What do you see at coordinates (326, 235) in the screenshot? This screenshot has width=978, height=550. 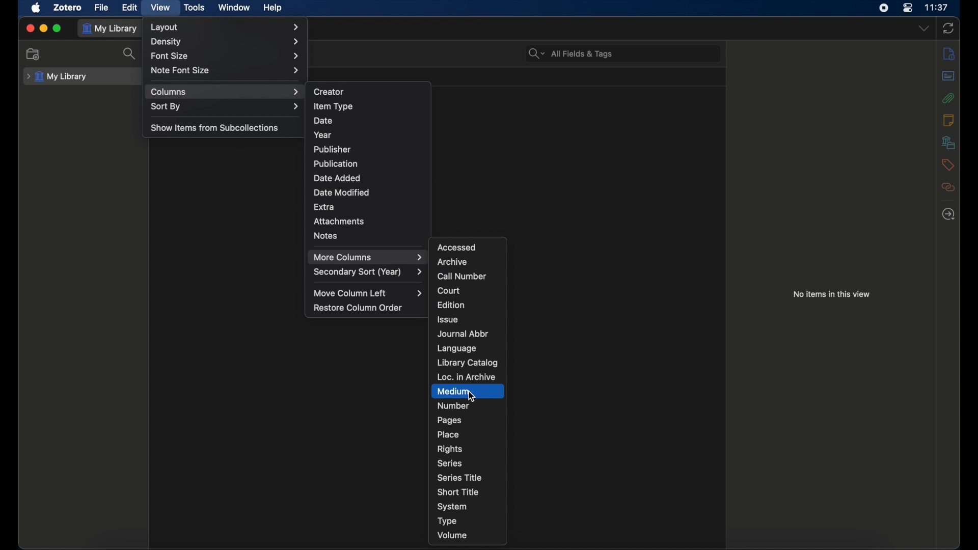 I see `notes` at bounding box center [326, 235].